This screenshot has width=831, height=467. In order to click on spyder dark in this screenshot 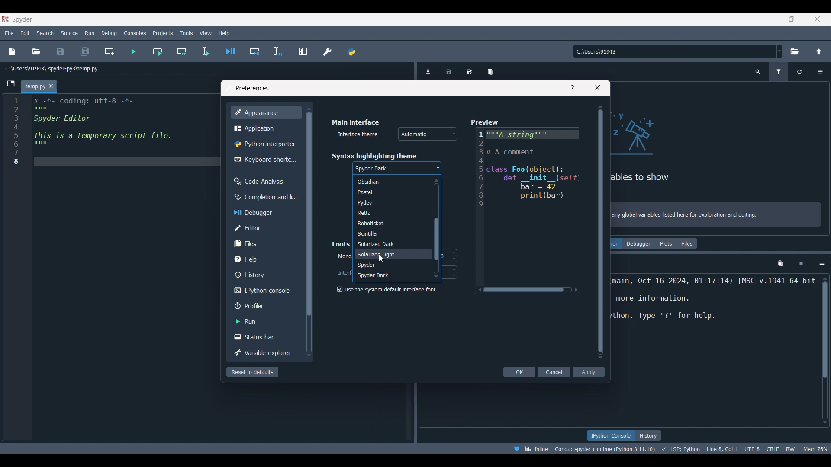, I will do `click(387, 277)`.